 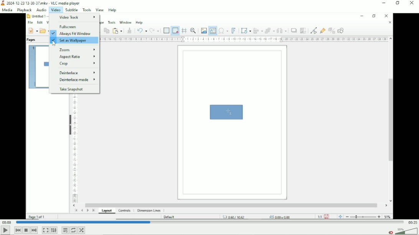 I want to click on Minimize, so click(x=384, y=3).